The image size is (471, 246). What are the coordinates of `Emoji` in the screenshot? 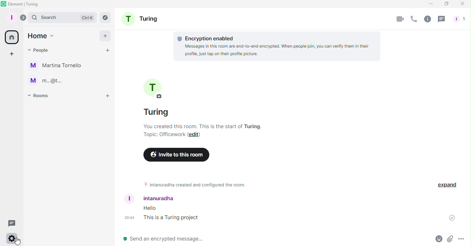 It's located at (438, 238).